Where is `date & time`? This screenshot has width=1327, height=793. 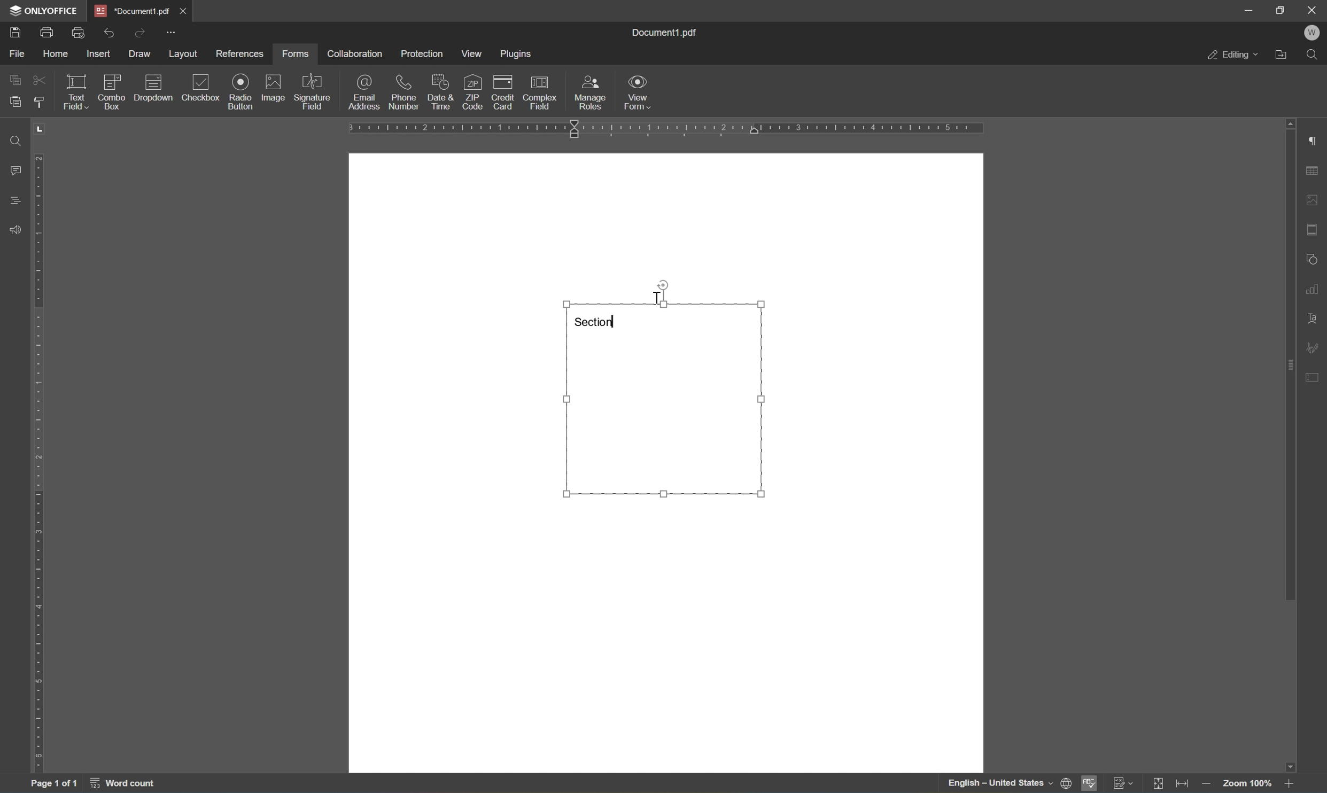 date & time is located at coordinates (440, 90).